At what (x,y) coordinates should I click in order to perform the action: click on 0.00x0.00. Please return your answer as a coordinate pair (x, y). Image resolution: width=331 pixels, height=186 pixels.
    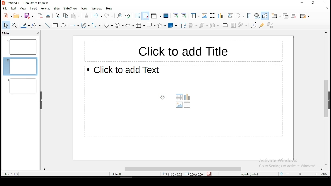
    Looking at the image, I should click on (195, 174).